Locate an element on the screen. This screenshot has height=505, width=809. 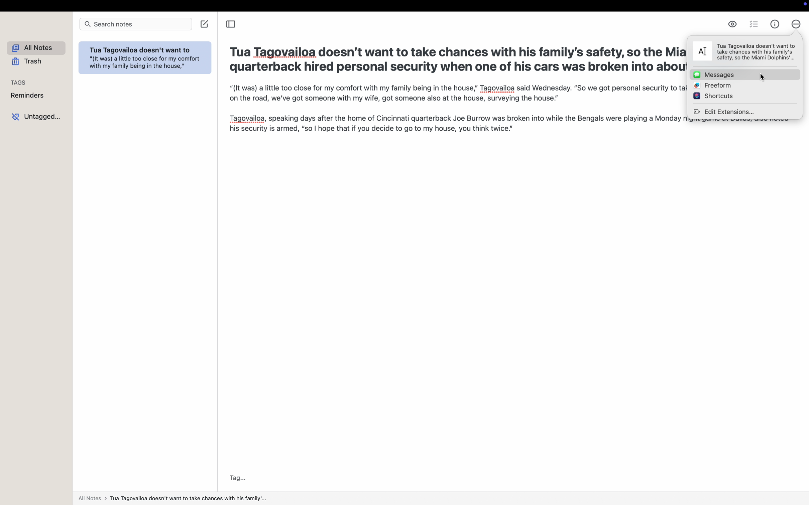
click on more options is located at coordinates (796, 25).